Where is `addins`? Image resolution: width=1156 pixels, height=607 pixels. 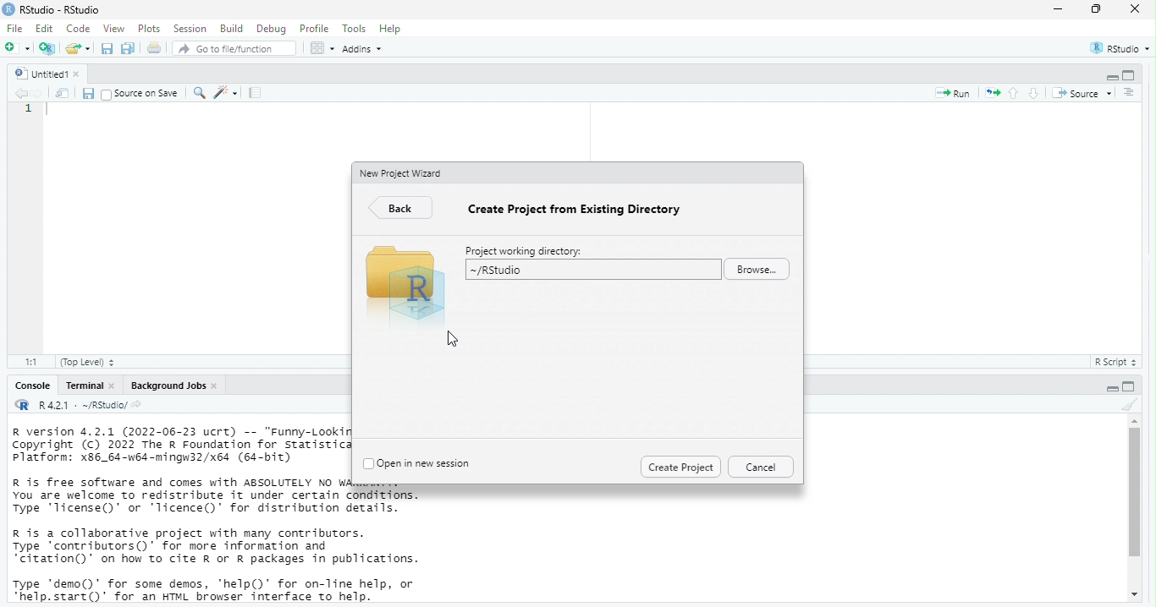 addins is located at coordinates (365, 47).